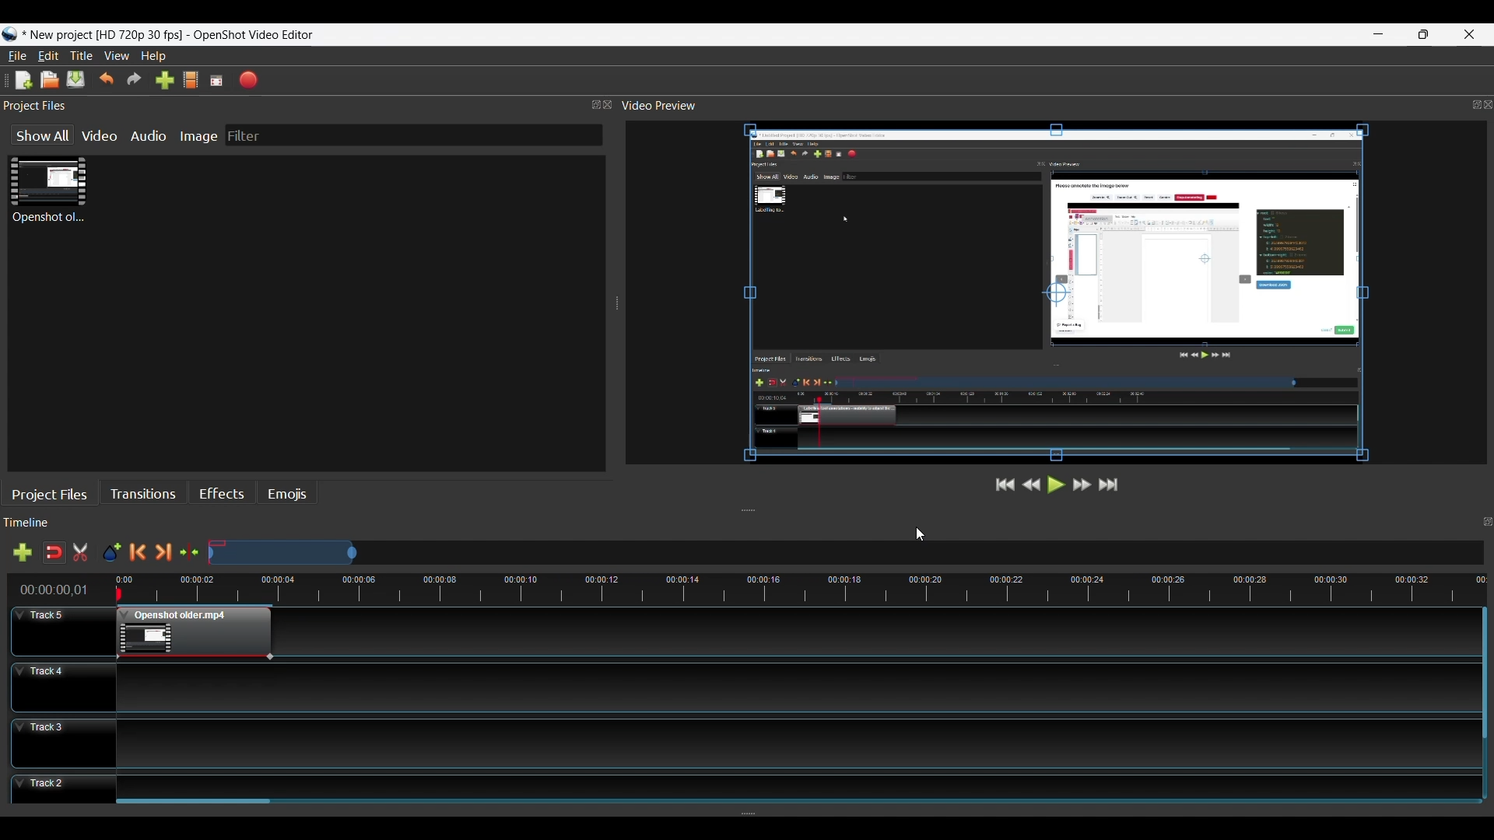 The height and width of the screenshot is (840, 1494). What do you see at coordinates (1059, 296) in the screenshot?
I see `Preview Window` at bounding box center [1059, 296].